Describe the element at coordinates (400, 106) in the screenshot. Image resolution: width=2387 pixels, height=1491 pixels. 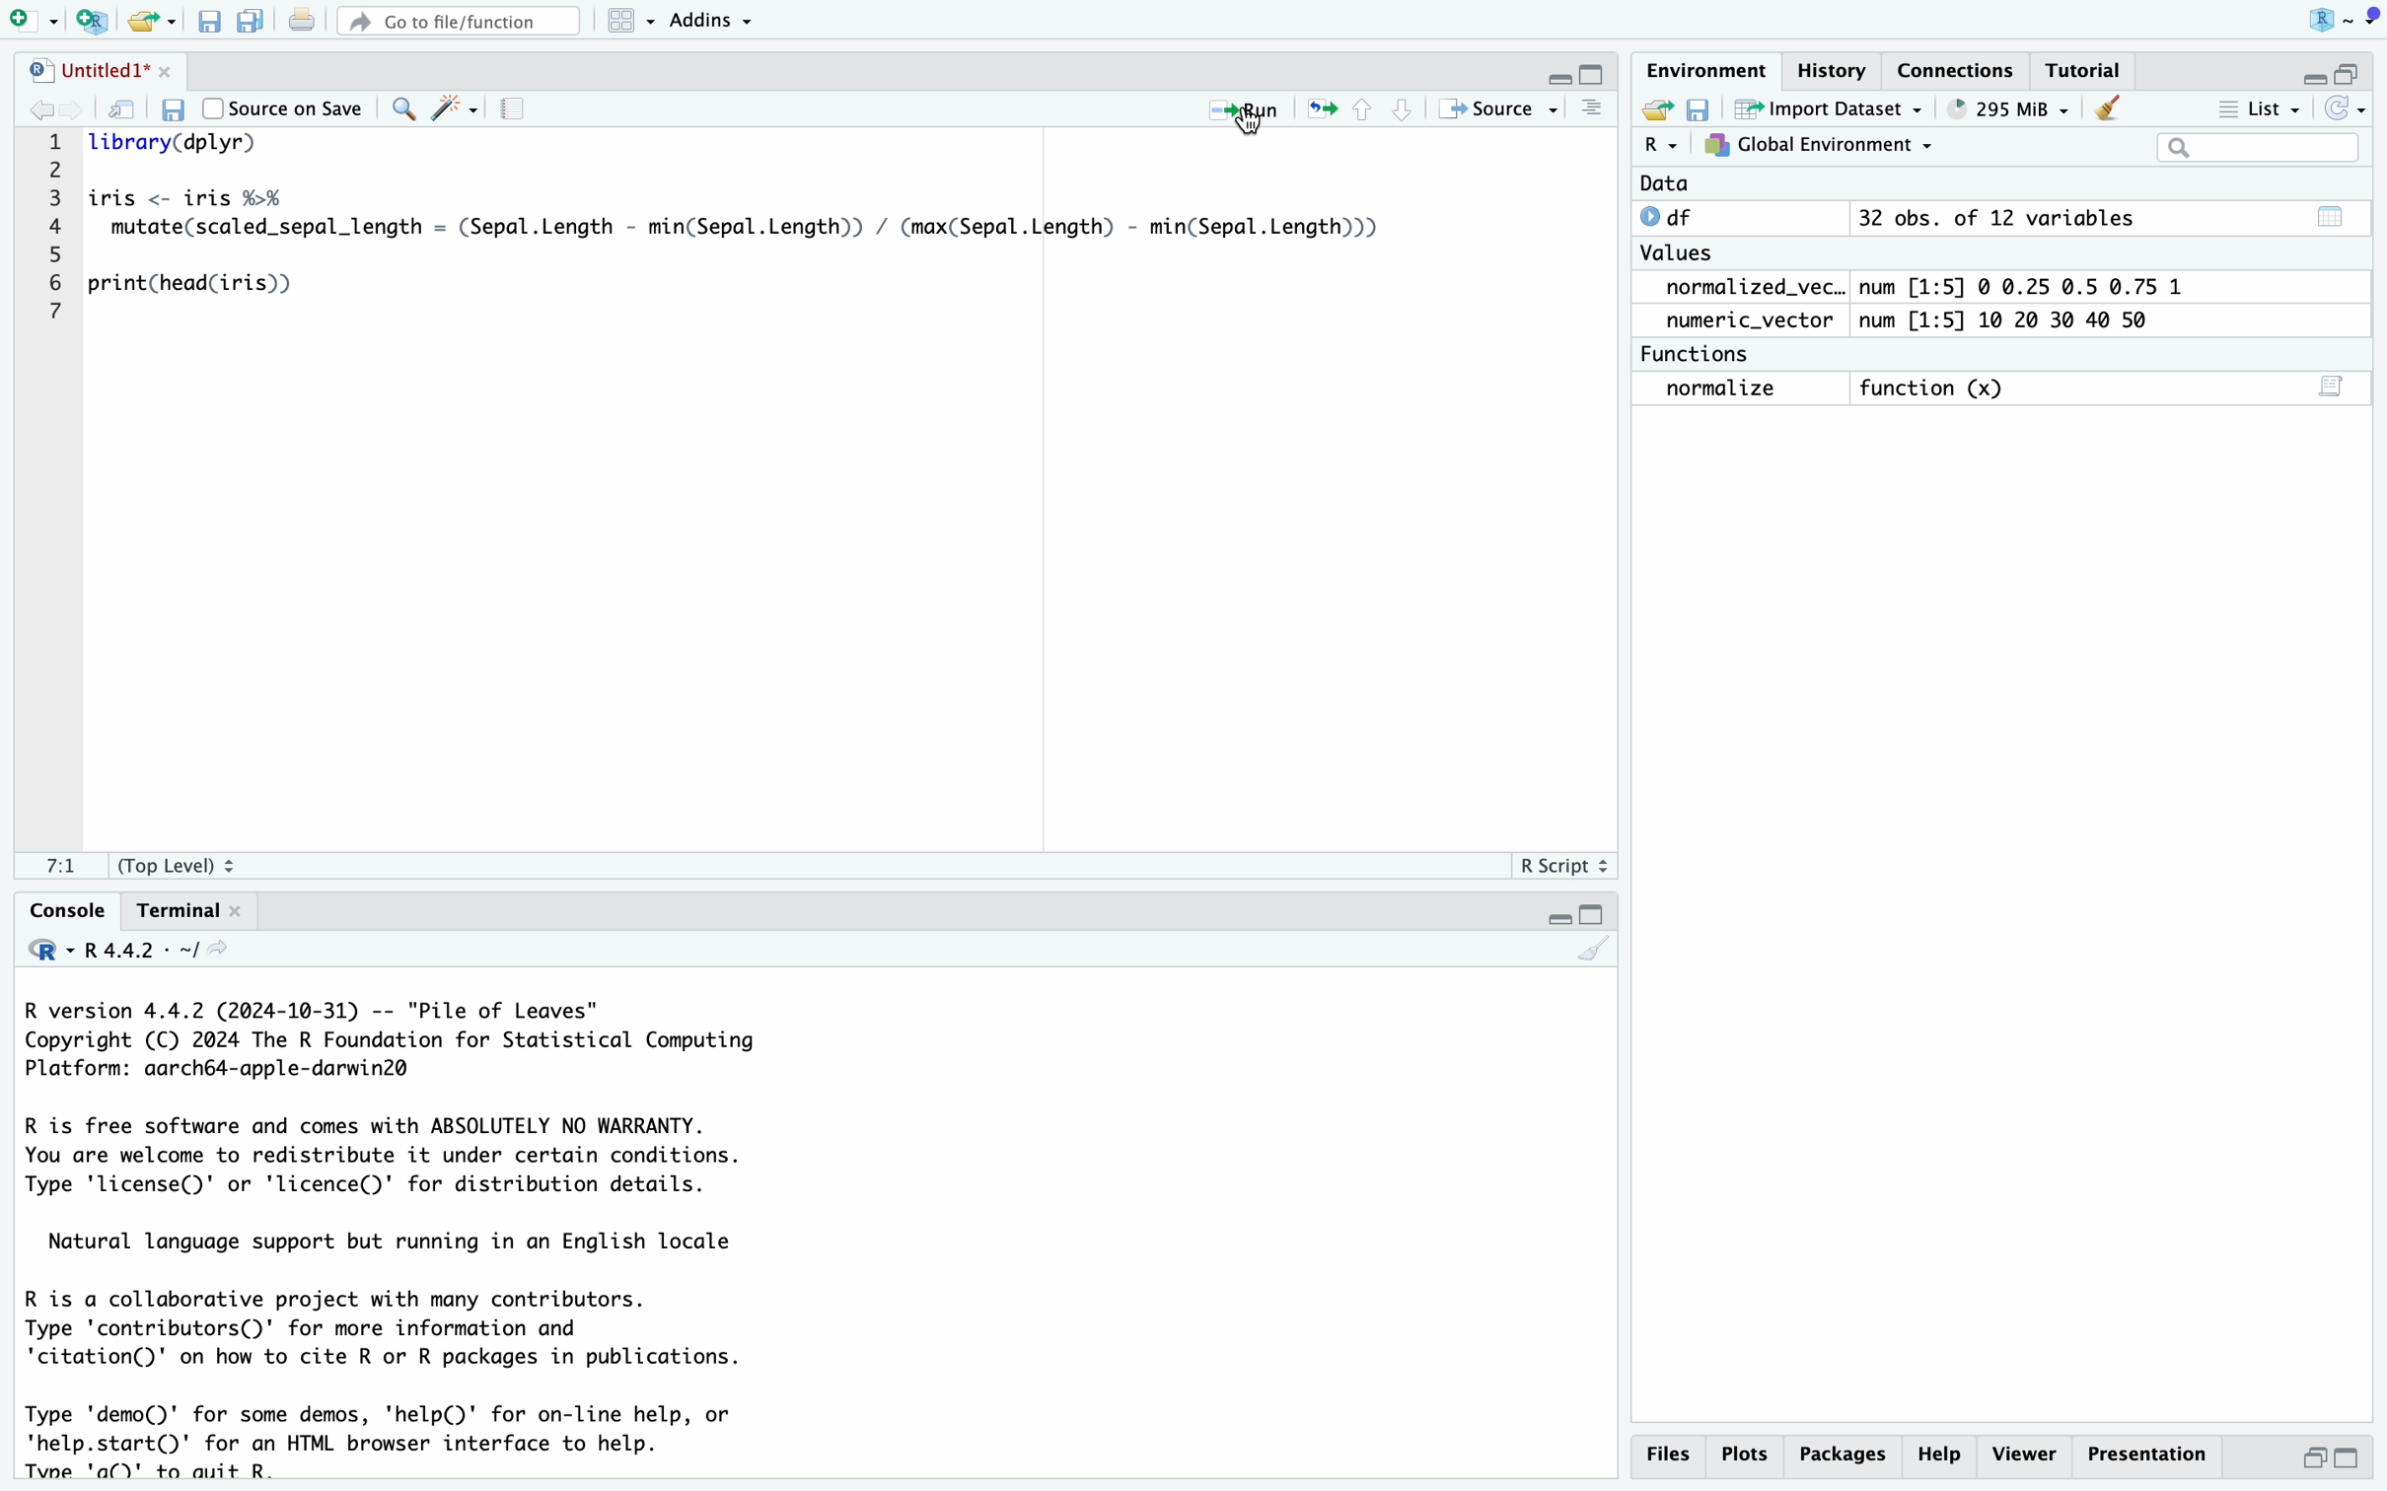
I see `Zoom` at that location.